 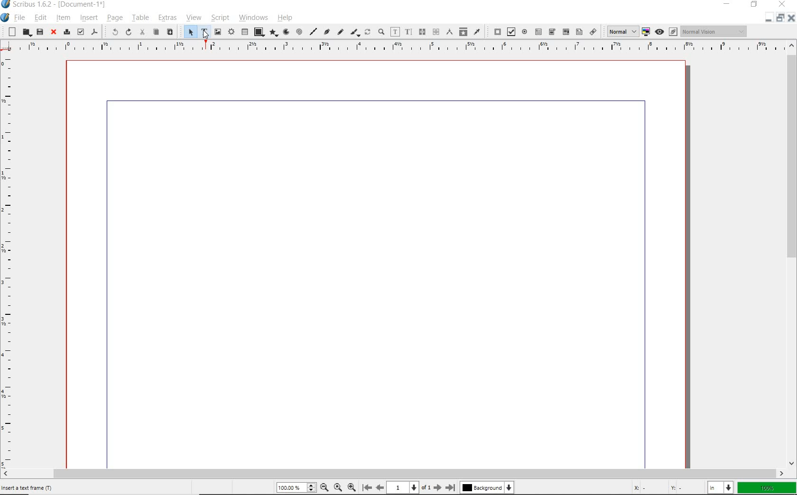 I want to click on Vertical Margin, so click(x=11, y=261).